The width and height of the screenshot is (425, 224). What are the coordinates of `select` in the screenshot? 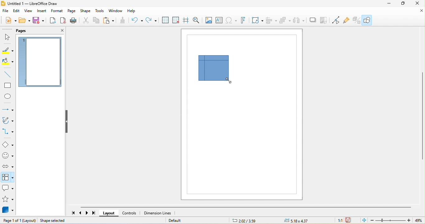 It's located at (7, 37).